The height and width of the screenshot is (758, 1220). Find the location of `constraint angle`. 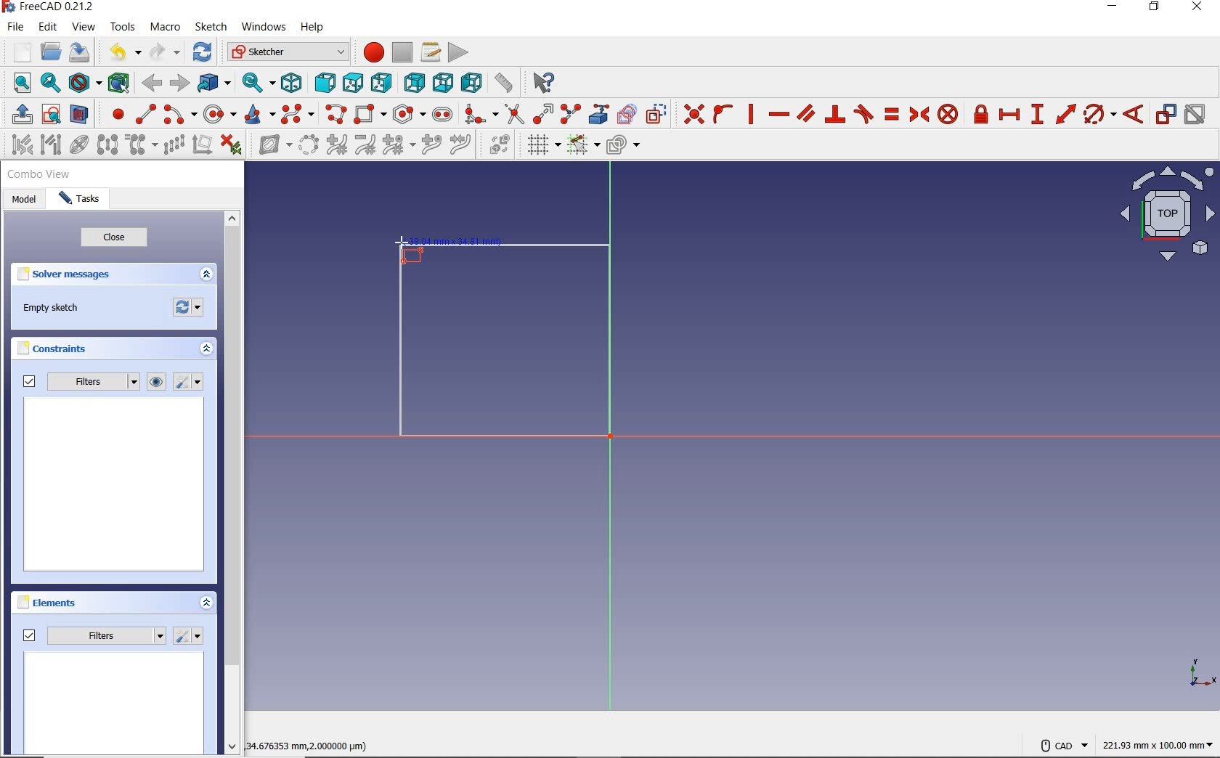

constraint angle is located at coordinates (1134, 113).